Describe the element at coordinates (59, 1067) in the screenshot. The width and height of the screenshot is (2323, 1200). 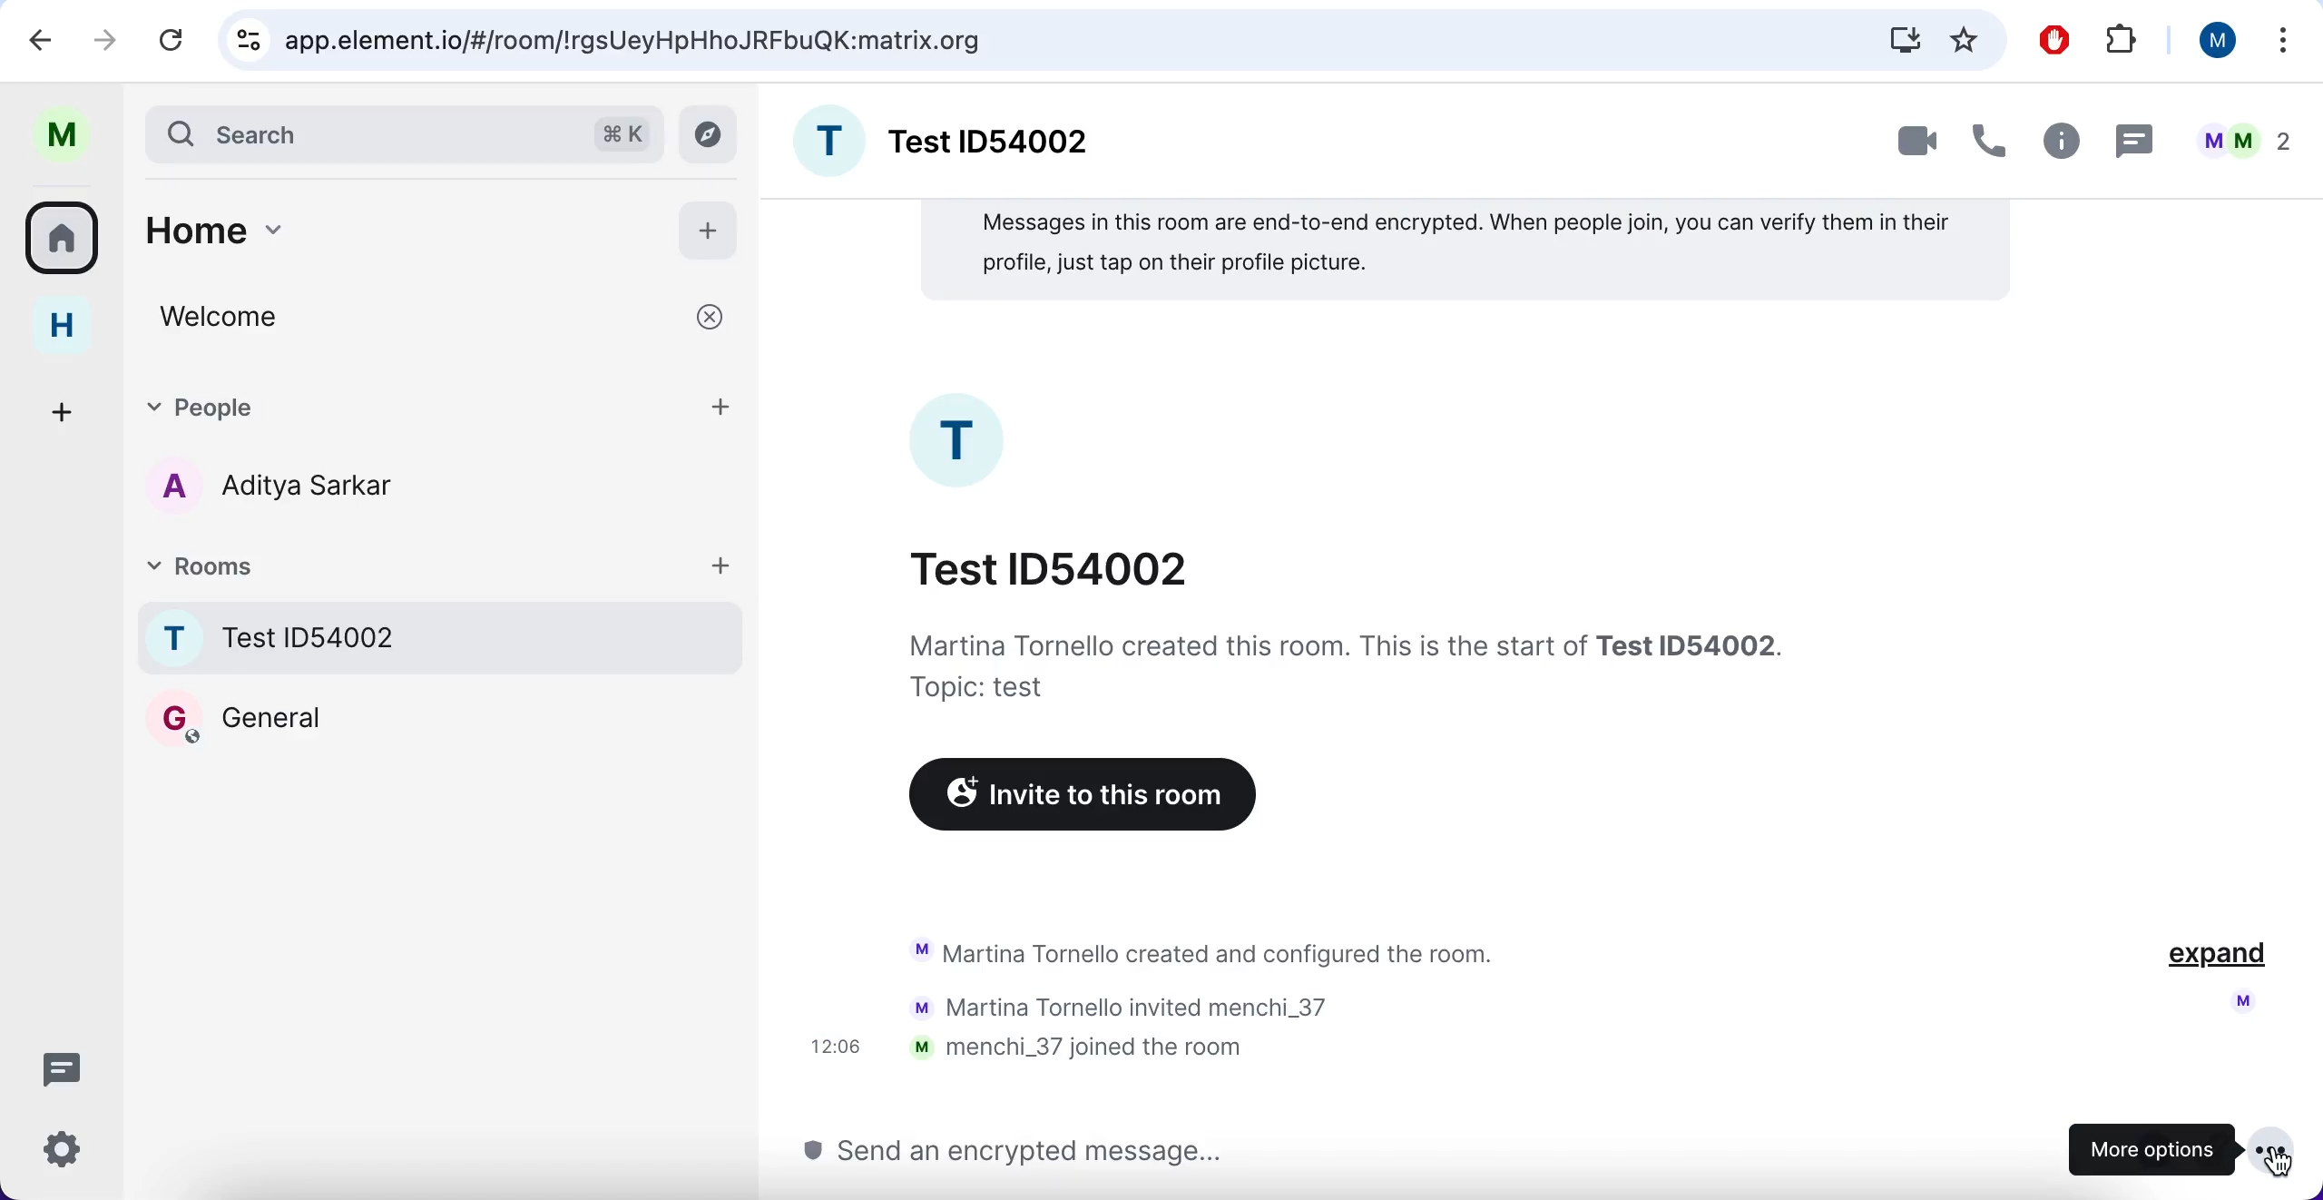
I see `threads` at that location.